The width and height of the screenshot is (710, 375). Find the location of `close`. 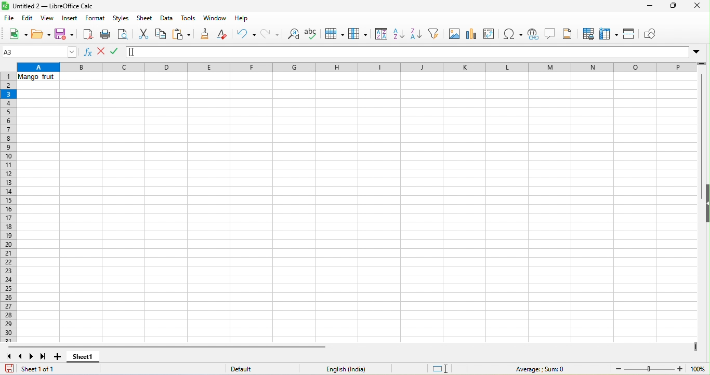

close is located at coordinates (695, 8).